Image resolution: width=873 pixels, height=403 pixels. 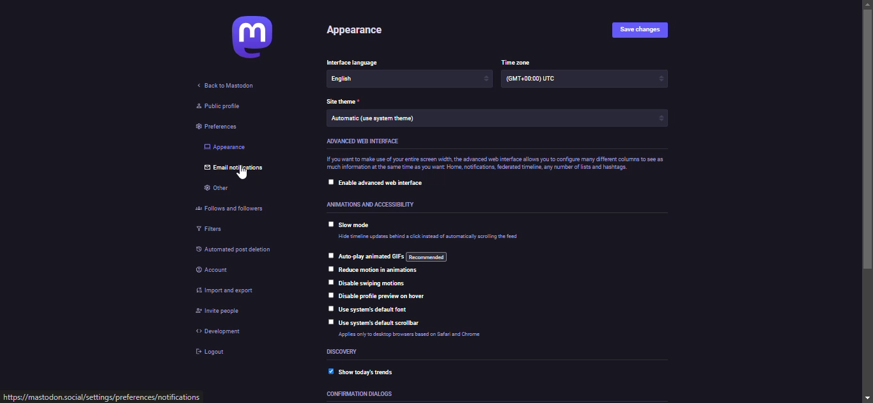 I want to click on cursor, so click(x=243, y=175).